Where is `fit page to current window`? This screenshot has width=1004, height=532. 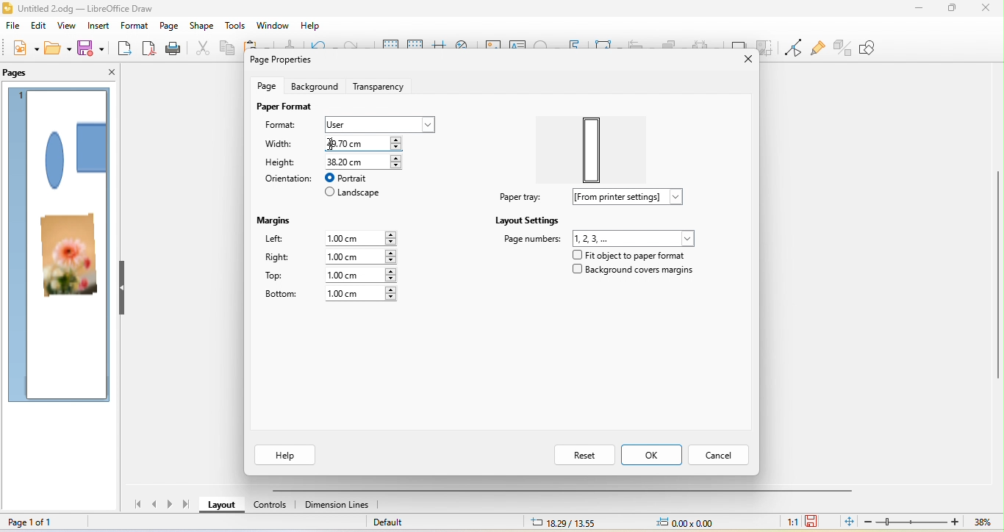
fit page to current window is located at coordinates (847, 522).